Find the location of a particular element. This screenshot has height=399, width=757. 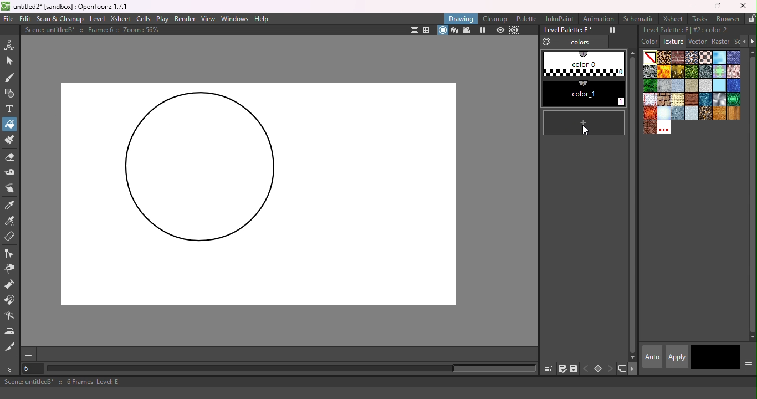

Blender tool is located at coordinates (11, 316).